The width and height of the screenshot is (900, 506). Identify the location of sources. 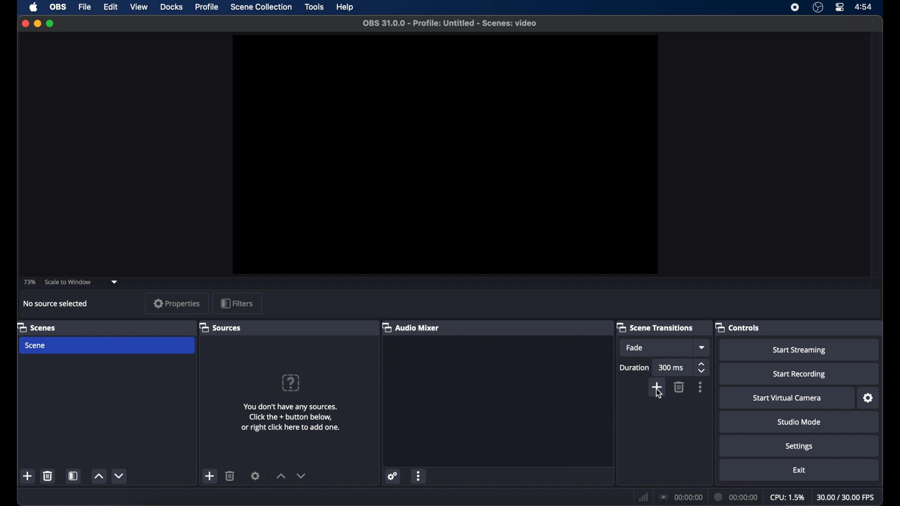
(220, 327).